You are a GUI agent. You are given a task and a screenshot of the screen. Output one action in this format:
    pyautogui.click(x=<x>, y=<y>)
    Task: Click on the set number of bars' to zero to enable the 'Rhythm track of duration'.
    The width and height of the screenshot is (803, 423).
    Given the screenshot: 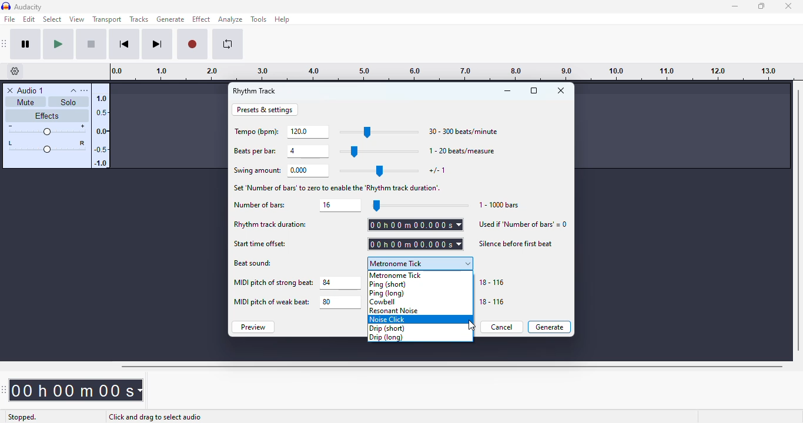 What is the action you would take?
    pyautogui.click(x=338, y=187)
    